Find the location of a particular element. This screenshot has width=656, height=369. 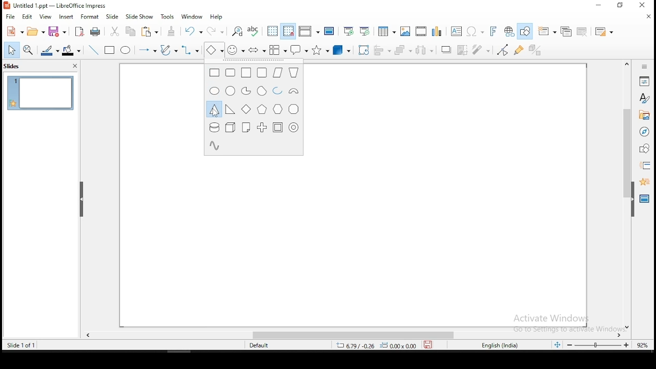

icon and file name is located at coordinates (57, 6).